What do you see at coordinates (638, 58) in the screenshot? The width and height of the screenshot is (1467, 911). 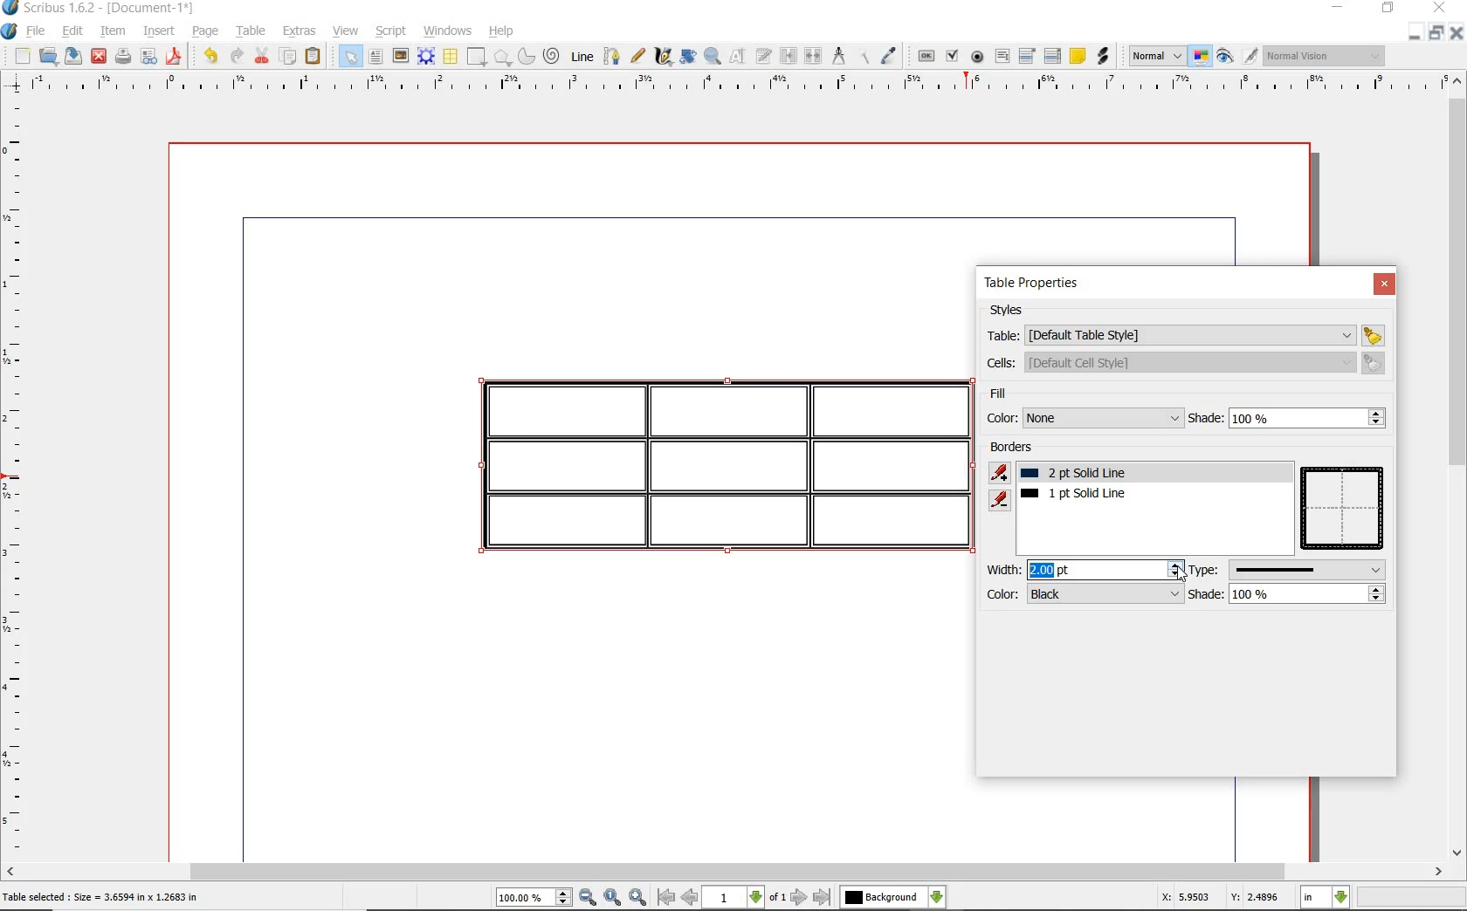 I see `freehand line` at bounding box center [638, 58].